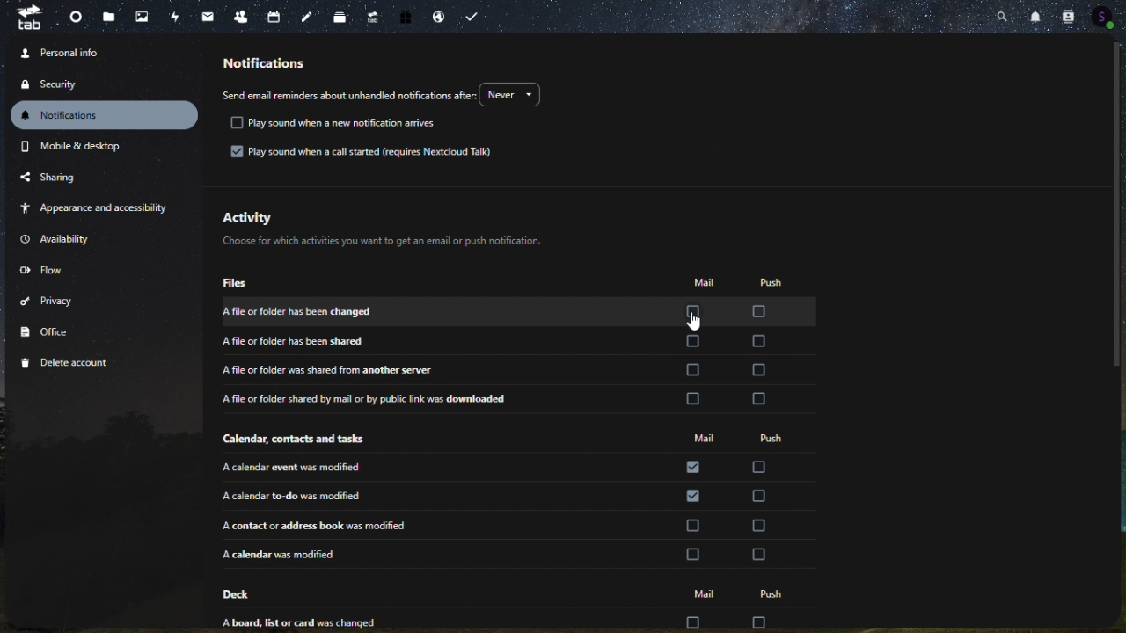 This screenshot has width=1126, height=633. What do you see at coordinates (370, 398) in the screenshot?
I see `a file or folder shred by mail` at bounding box center [370, 398].